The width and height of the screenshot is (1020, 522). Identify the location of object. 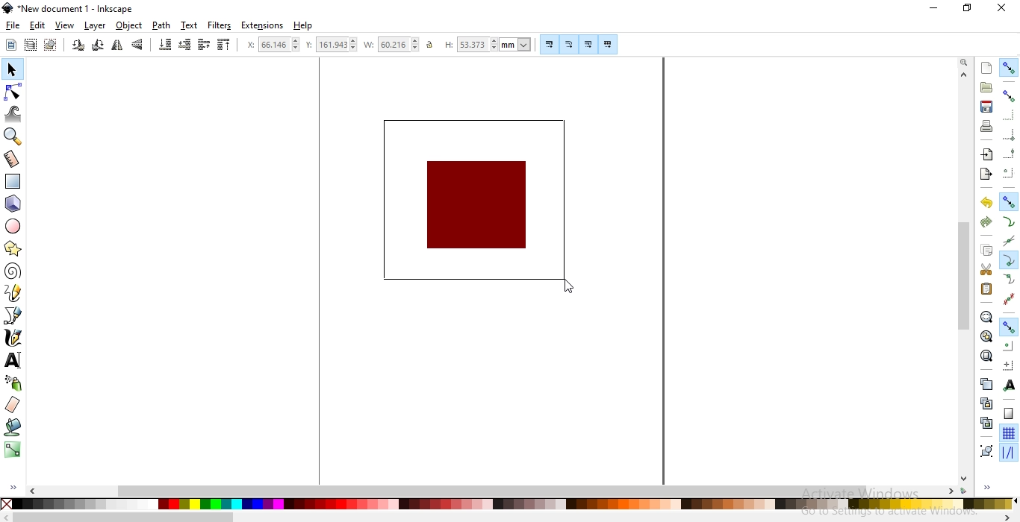
(130, 26).